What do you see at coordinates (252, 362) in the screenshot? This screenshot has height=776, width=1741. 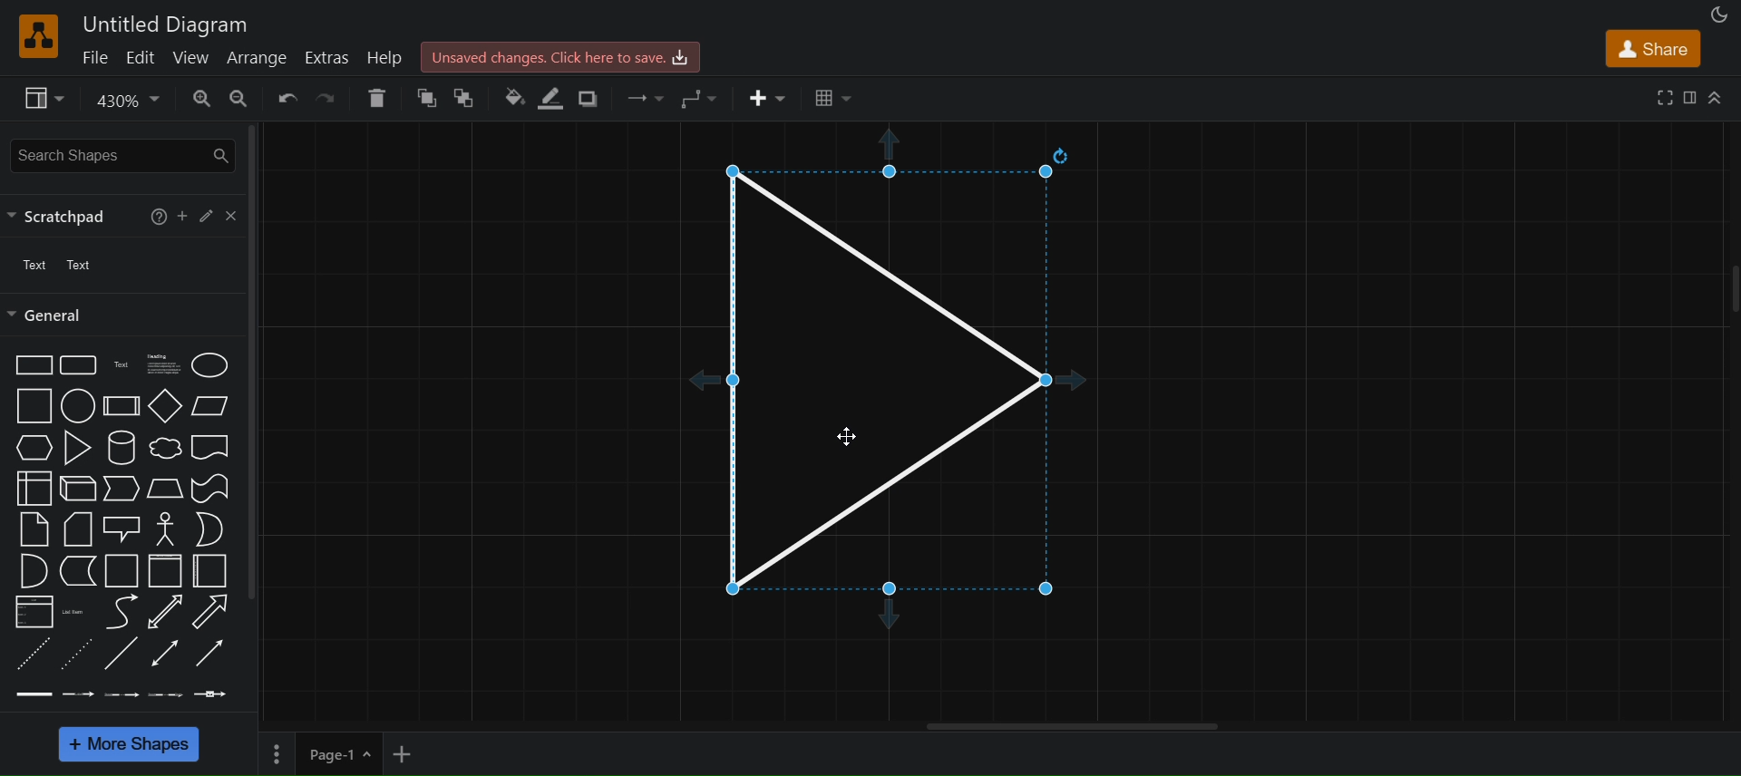 I see `vertical scroll bar` at bounding box center [252, 362].